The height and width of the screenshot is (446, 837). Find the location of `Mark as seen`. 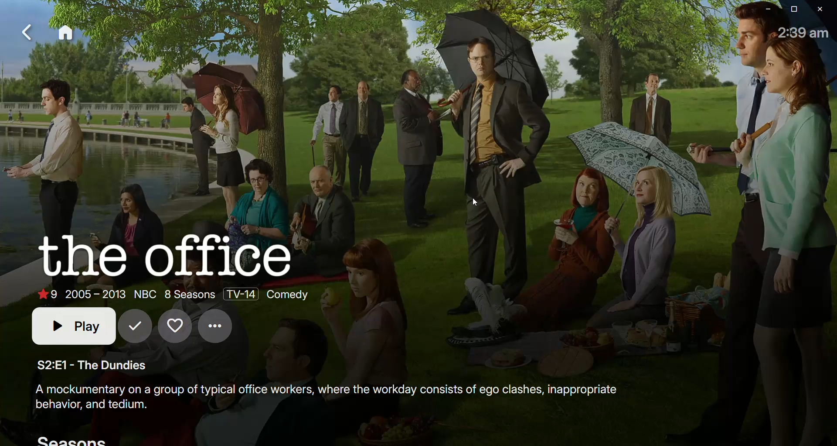

Mark as seen is located at coordinates (135, 329).